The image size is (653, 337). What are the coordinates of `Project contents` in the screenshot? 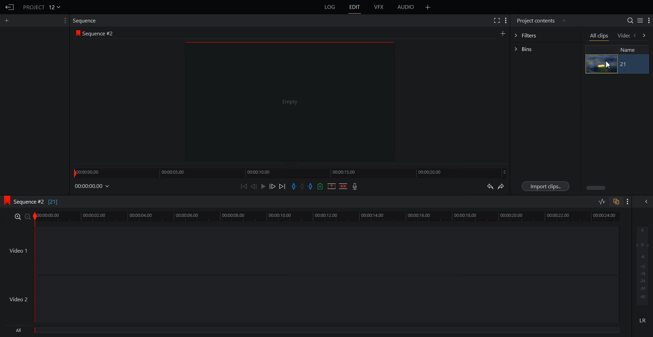 It's located at (535, 21).